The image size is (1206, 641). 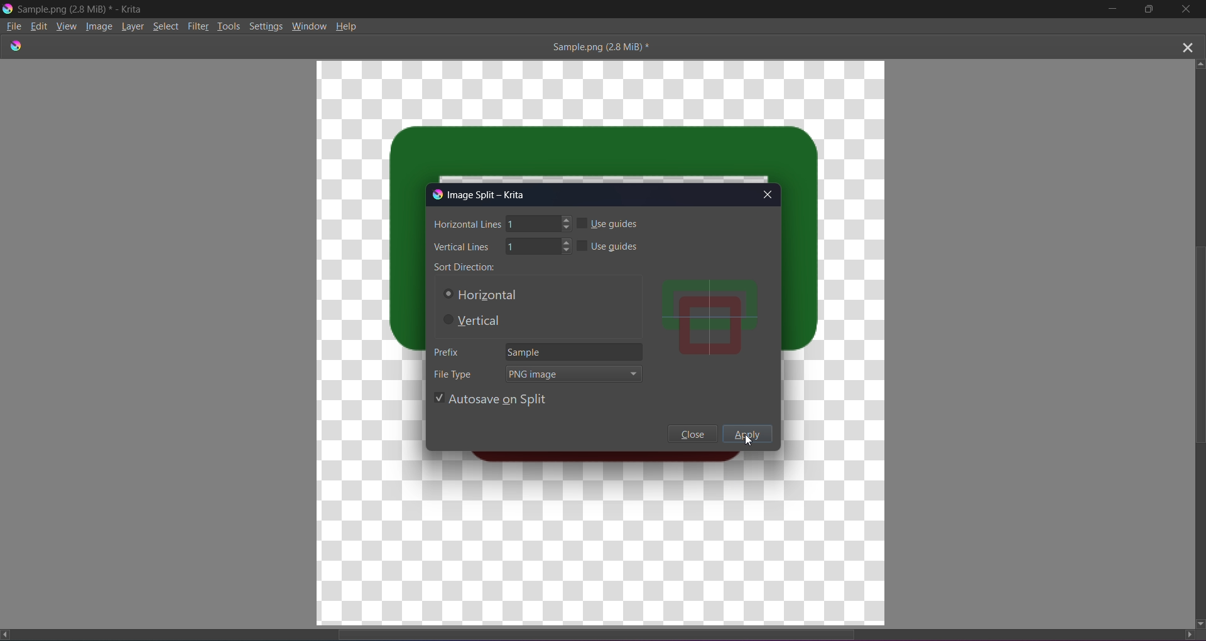 What do you see at coordinates (13, 26) in the screenshot?
I see `File` at bounding box center [13, 26].